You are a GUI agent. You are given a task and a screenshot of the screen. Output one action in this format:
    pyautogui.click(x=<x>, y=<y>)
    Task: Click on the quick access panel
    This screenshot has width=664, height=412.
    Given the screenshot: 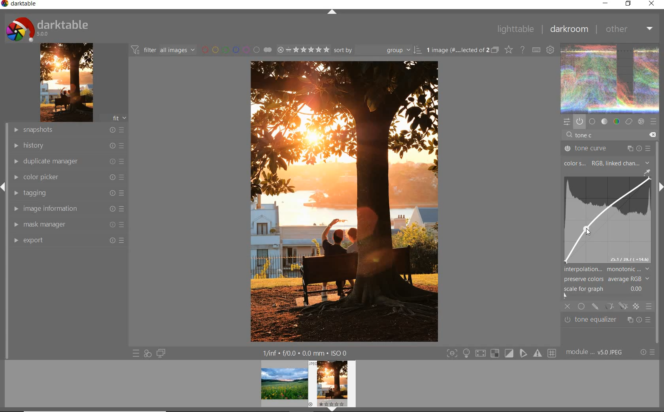 What is the action you would take?
    pyautogui.click(x=567, y=121)
    